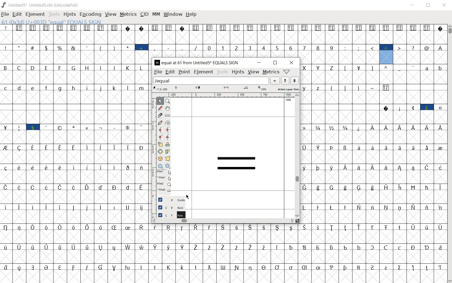  Describe the element at coordinates (168, 165) in the screenshot. I see `polygon or star` at that location.